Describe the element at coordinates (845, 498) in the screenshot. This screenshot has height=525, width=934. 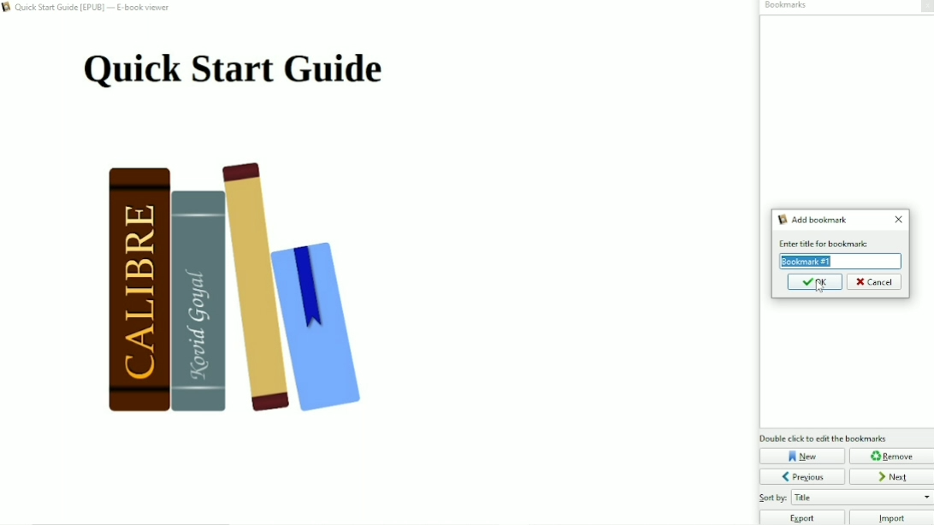
I see `Sort by` at that location.